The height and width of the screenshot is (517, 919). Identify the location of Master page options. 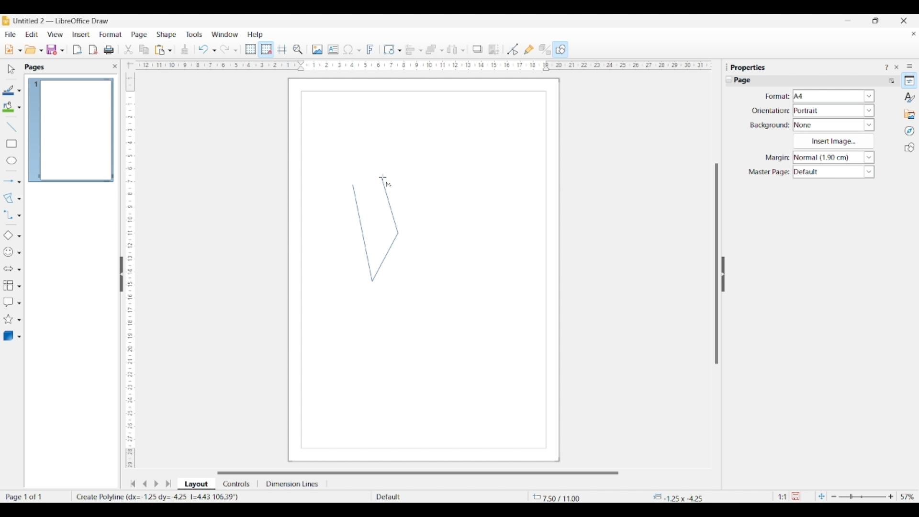
(833, 172).